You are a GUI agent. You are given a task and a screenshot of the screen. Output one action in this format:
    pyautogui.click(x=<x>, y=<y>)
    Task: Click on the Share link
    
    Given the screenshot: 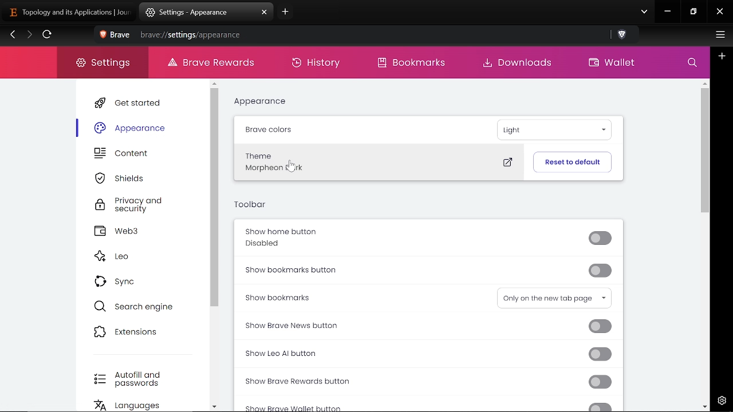 What is the action you would take?
    pyautogui.click(x=601, y=35)
    